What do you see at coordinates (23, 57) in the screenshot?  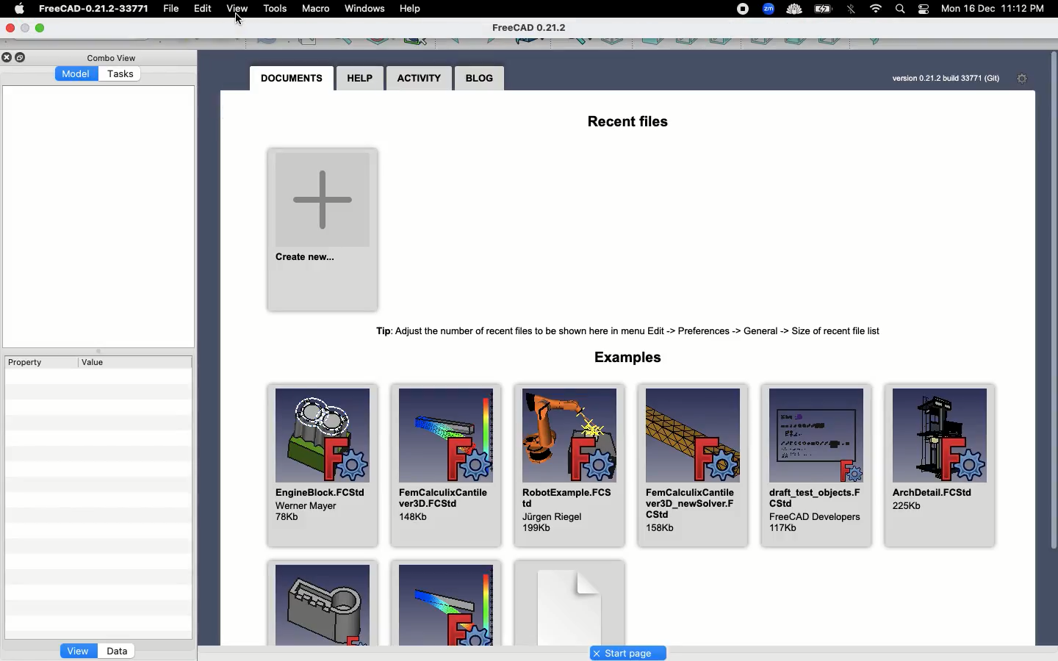 I see `Duplicate` at bounding box center [23, 57].